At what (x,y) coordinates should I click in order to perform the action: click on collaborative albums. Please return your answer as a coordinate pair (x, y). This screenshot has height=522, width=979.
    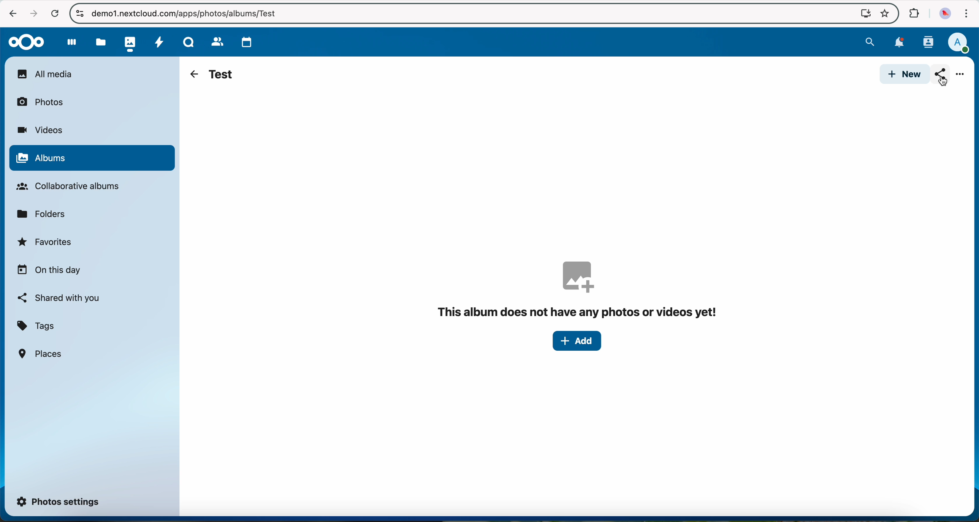
    Looking at the image, I should click on (72, 187).